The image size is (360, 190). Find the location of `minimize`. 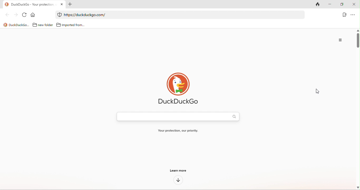

minimize is located at coordinates (332, 4).